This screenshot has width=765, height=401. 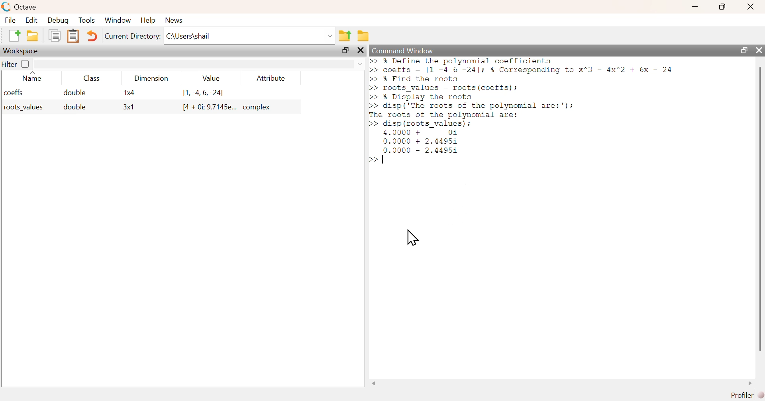 What do you see at coordinates (22, 51) in the screenshot?
I see `Workspace` at bounding box center [22, 51].